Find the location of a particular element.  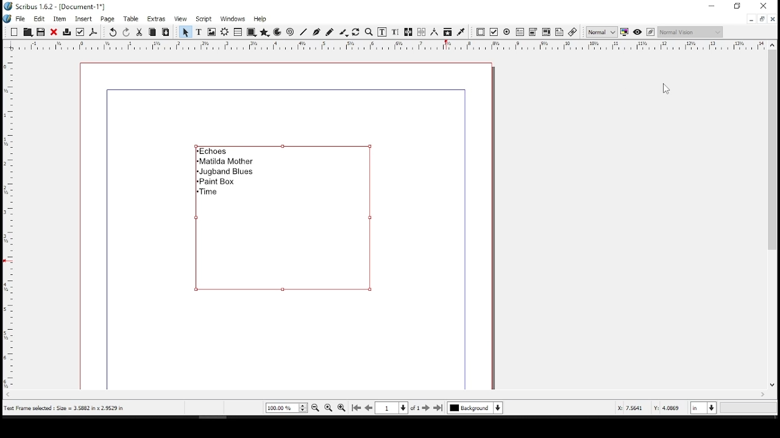

pdf text field is located at coordinates (520, 32).